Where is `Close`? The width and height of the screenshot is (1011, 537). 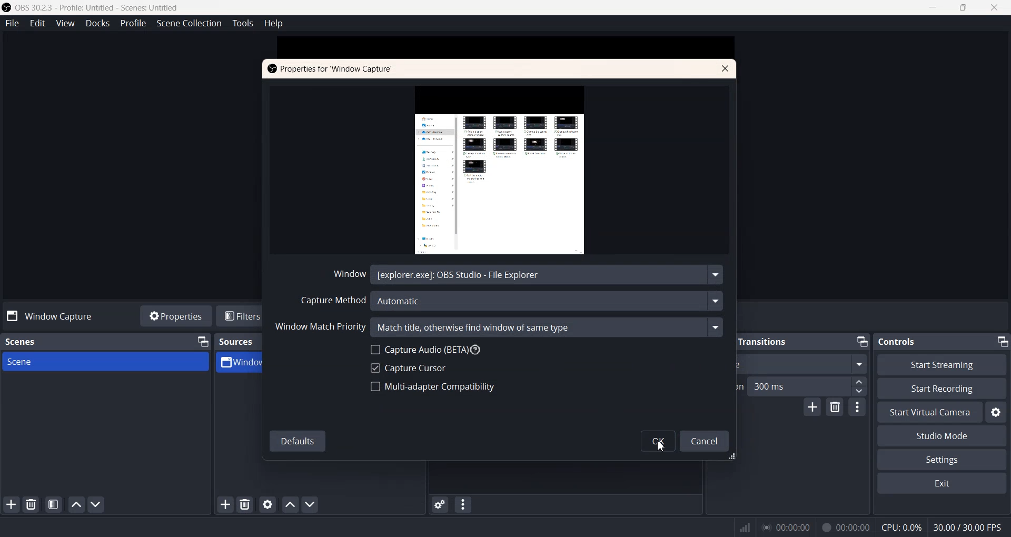 Close is located at coordinates (724, 69).